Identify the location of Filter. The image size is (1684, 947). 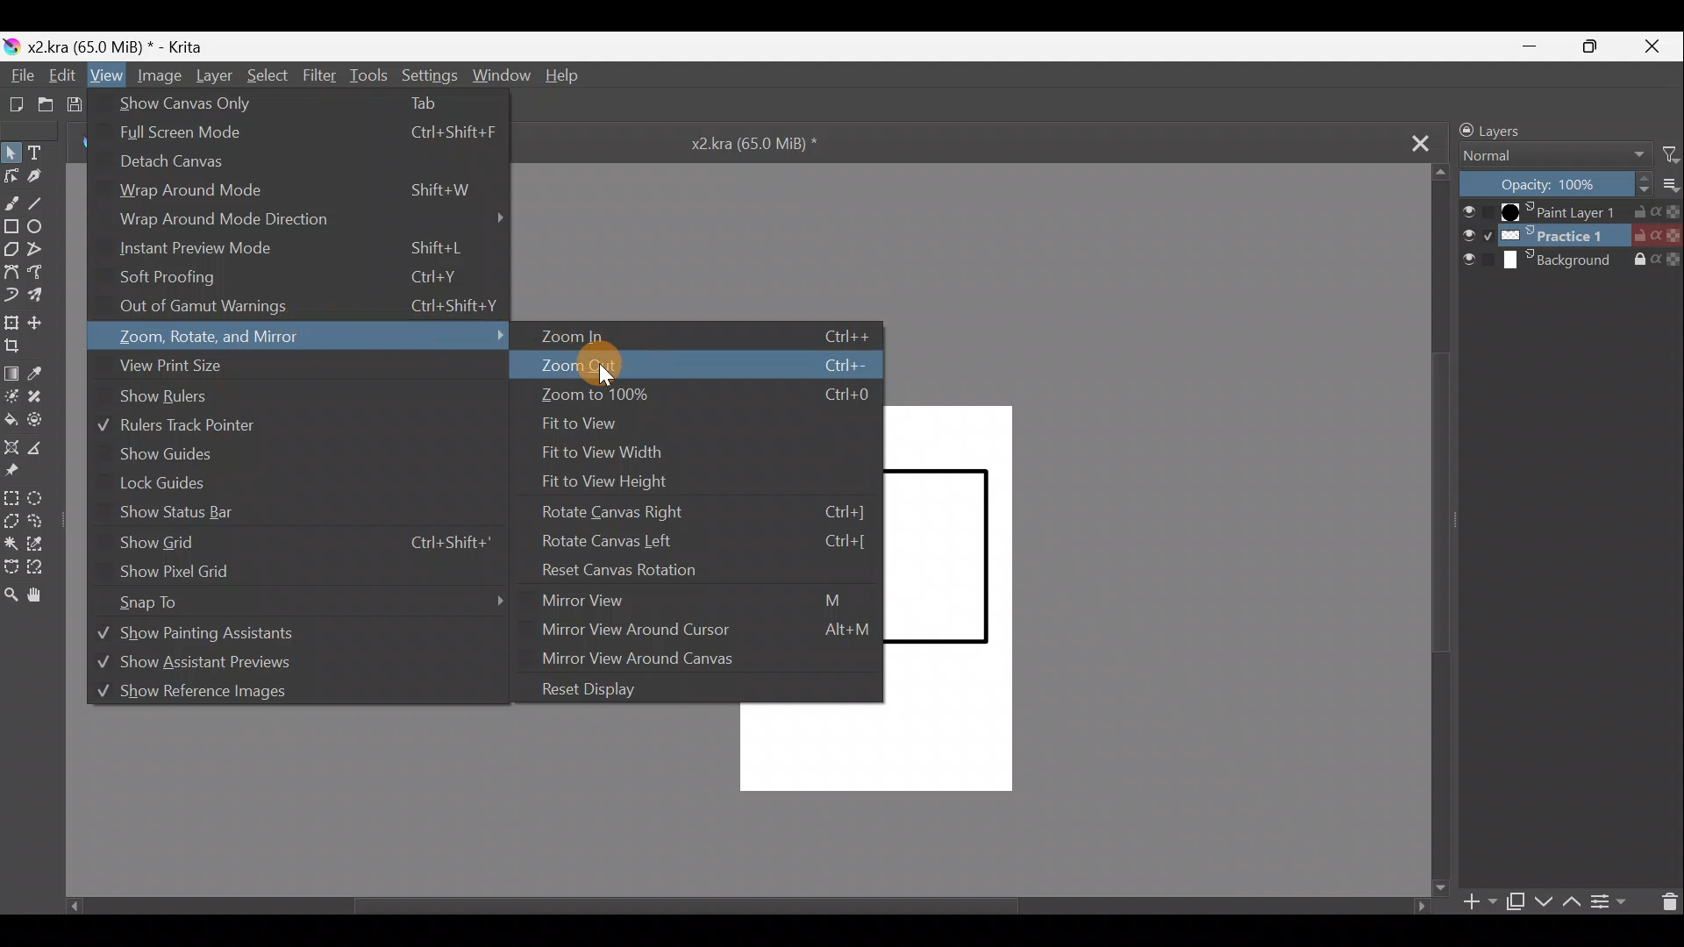
(1672, 153).